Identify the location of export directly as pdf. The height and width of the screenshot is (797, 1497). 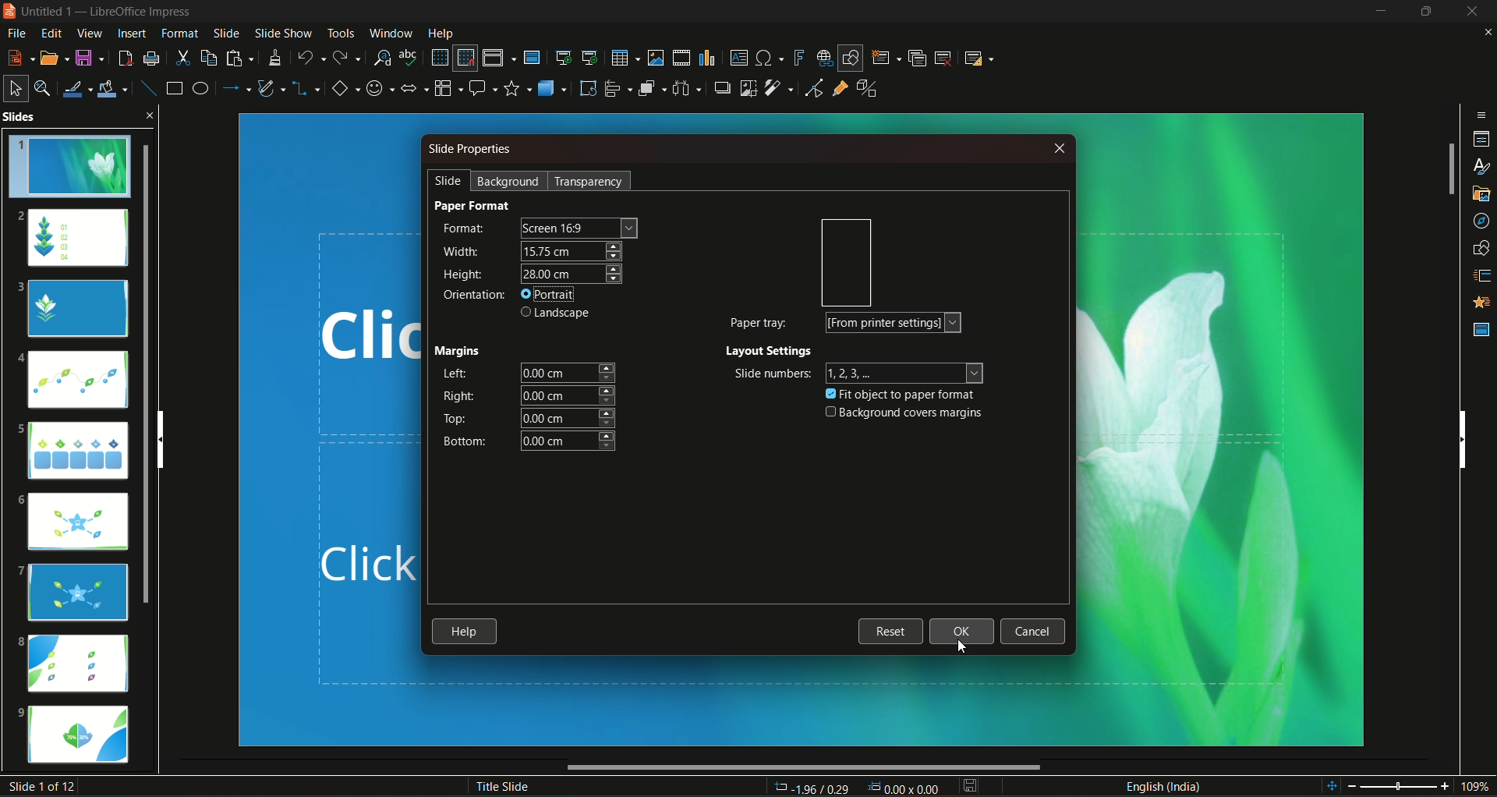
(125, 56).